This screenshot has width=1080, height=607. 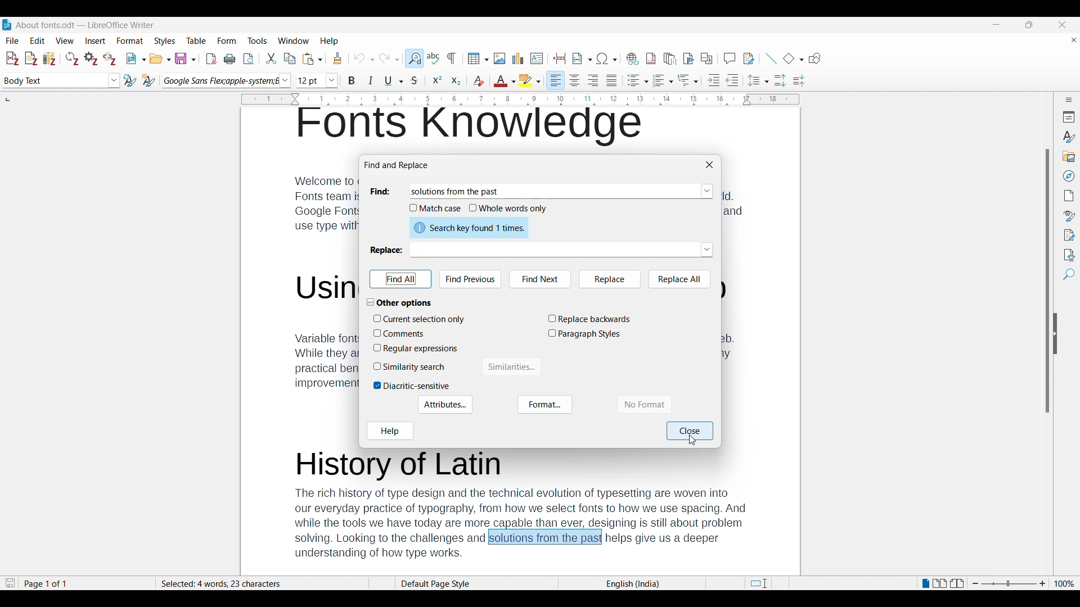 What do you see at coordinates (473, 127) in the screenshot?
I see `text` at bounding box center [473, 127].